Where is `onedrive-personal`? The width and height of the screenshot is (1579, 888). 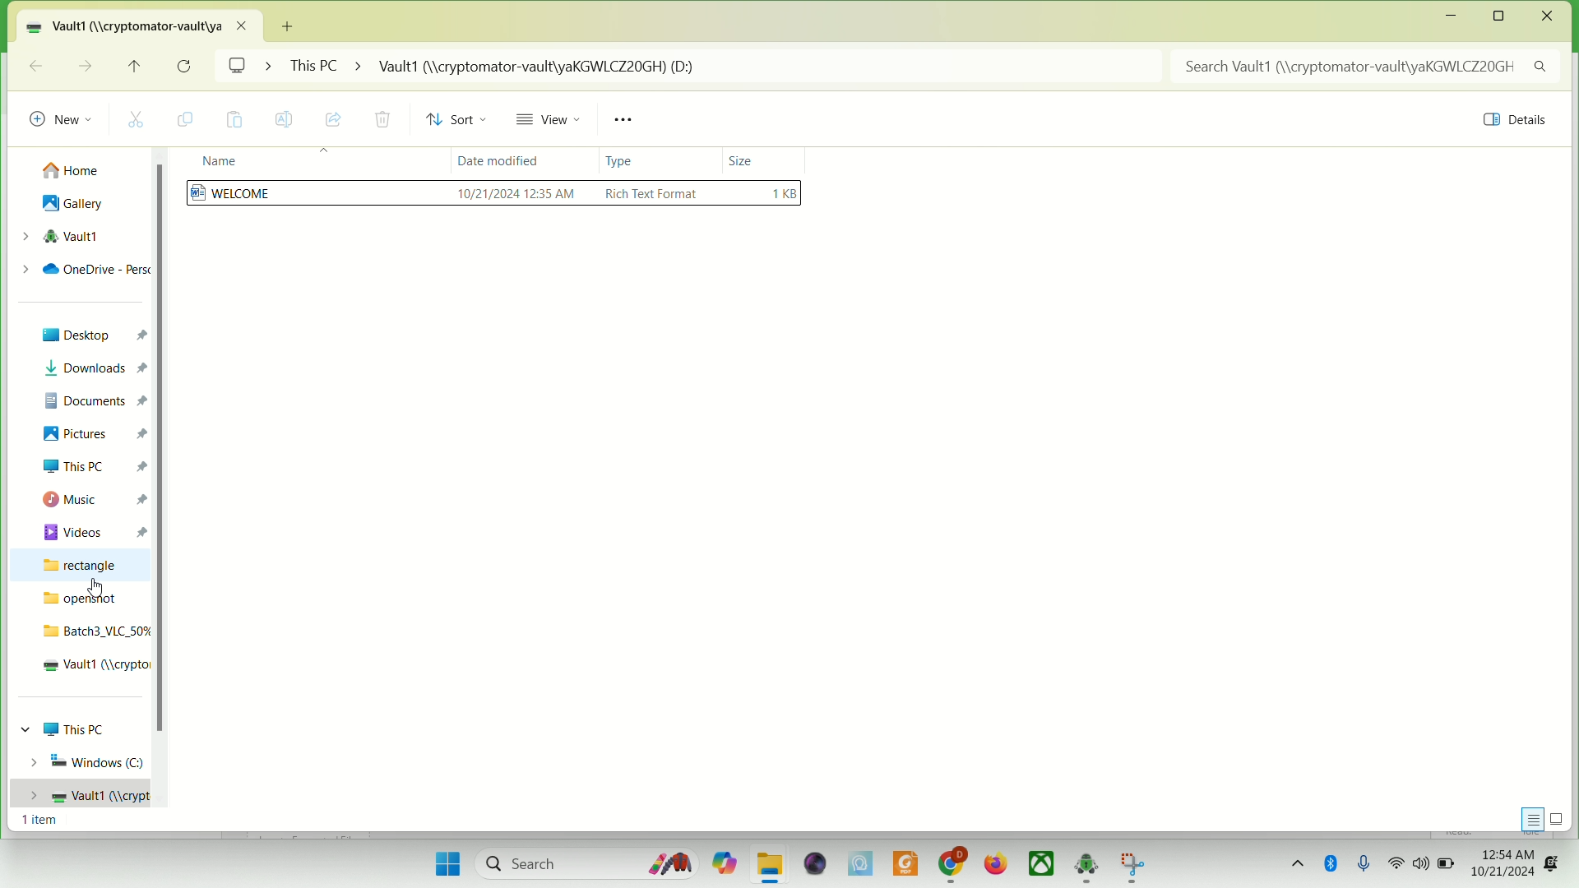
onedrive-personal is located at coordinates (80, 268).